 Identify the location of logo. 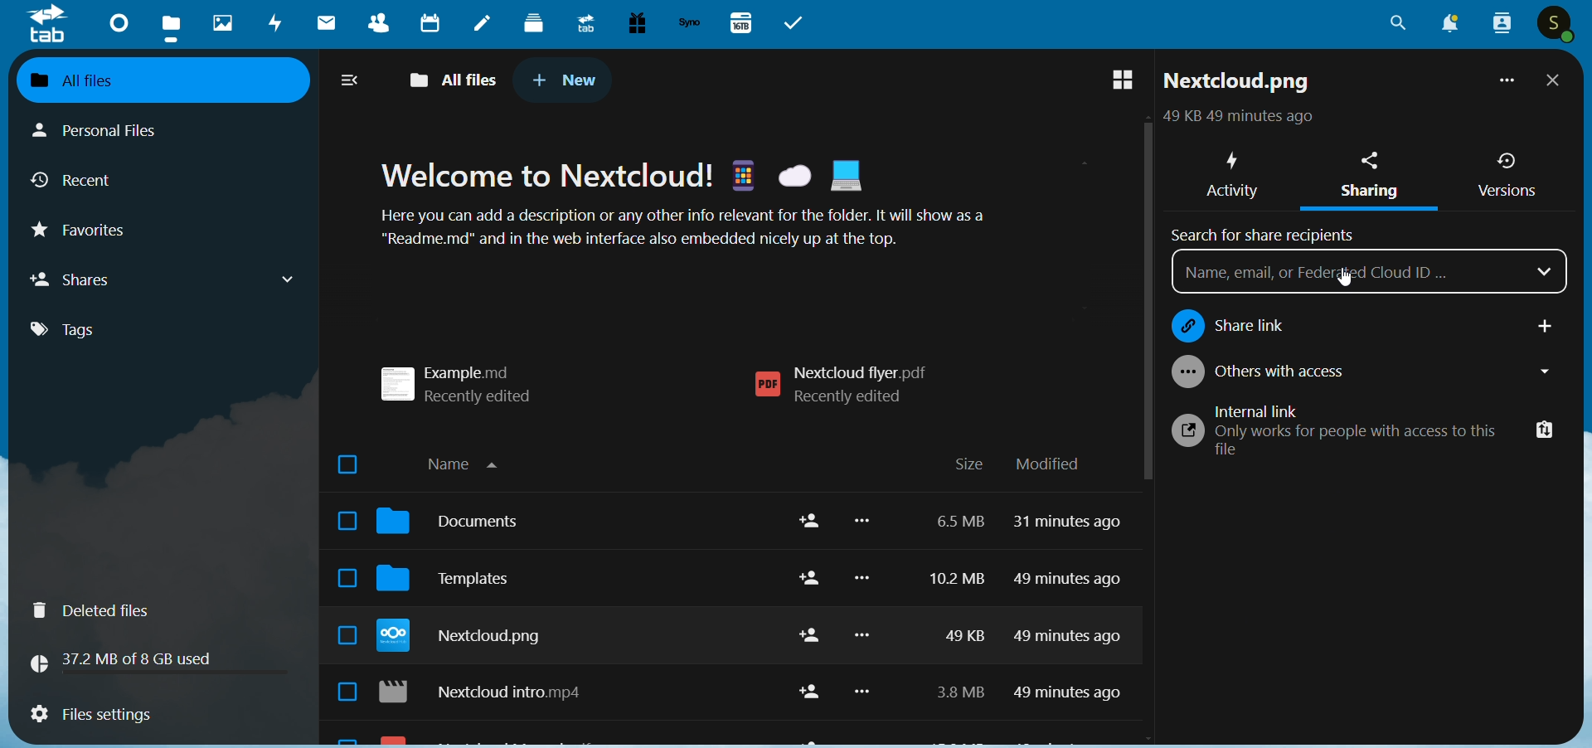
(48, 25).